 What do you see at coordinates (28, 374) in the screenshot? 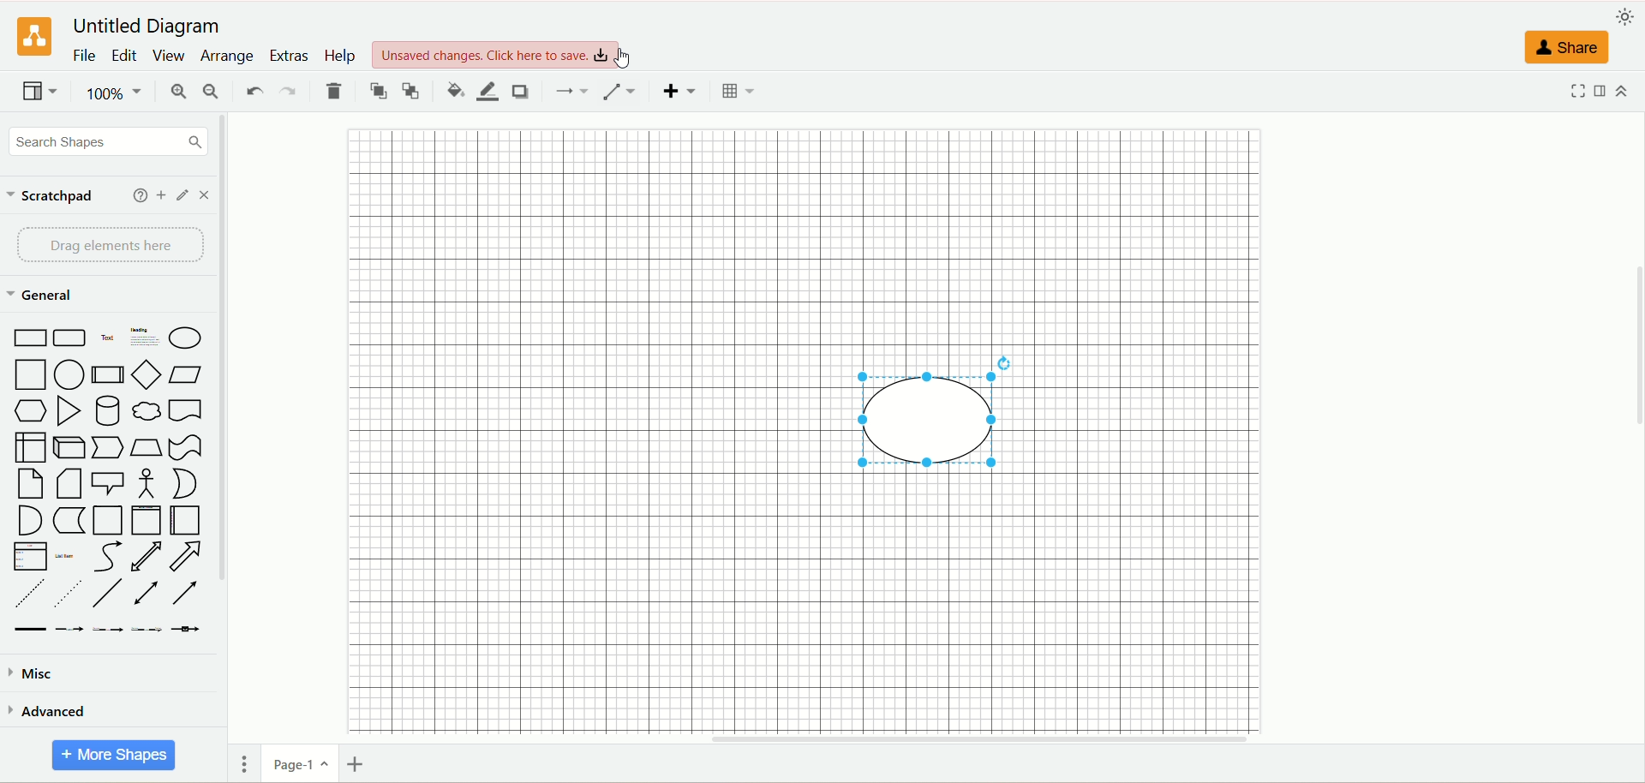
I see `square` at bounding box center [28, 374].